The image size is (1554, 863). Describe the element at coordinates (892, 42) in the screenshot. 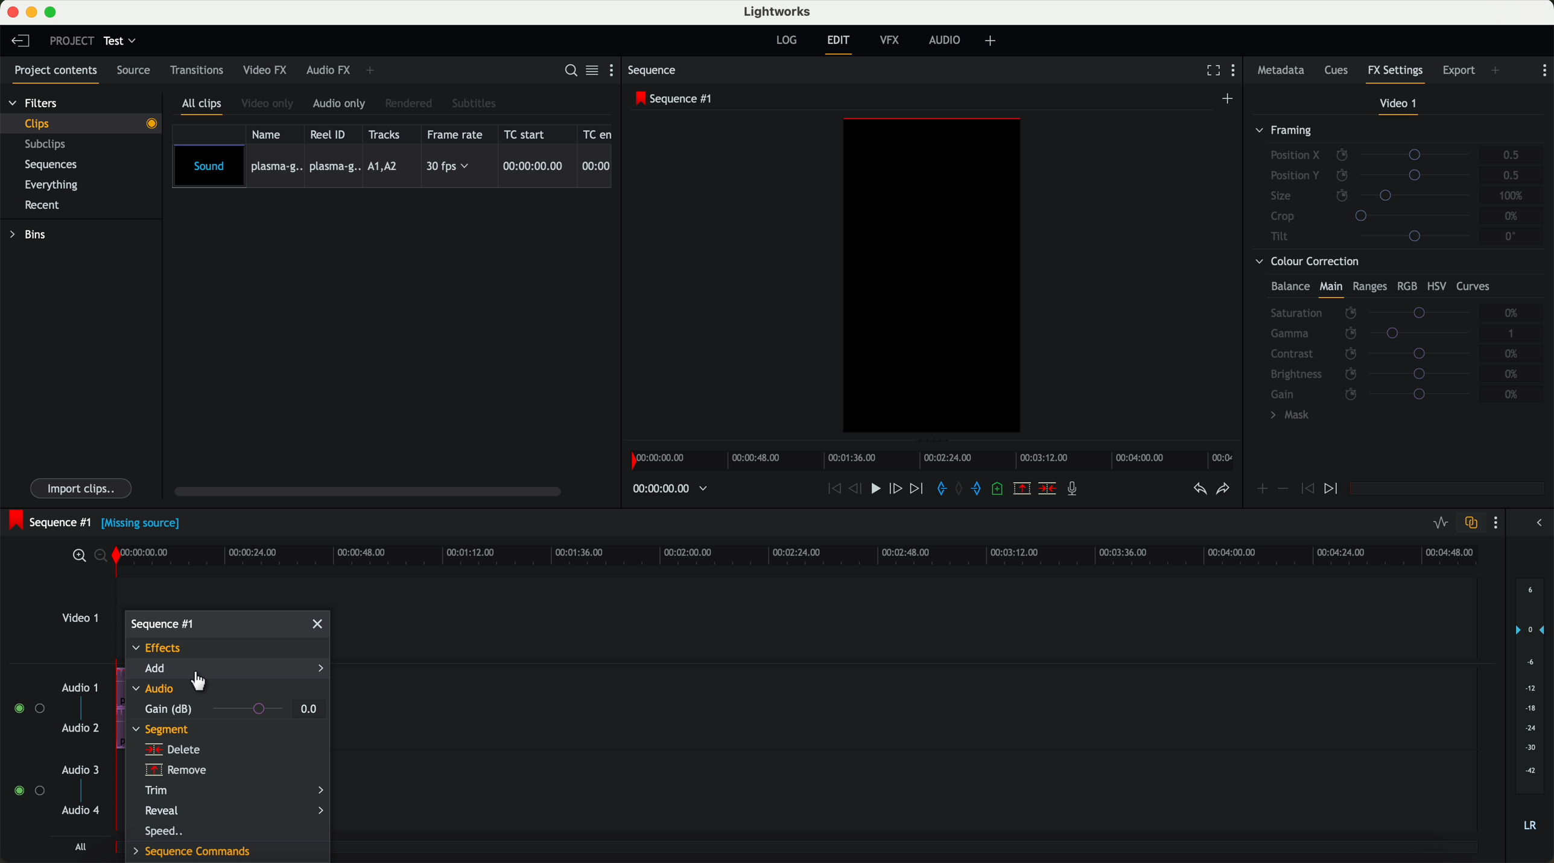

I see `VFX` at that location.